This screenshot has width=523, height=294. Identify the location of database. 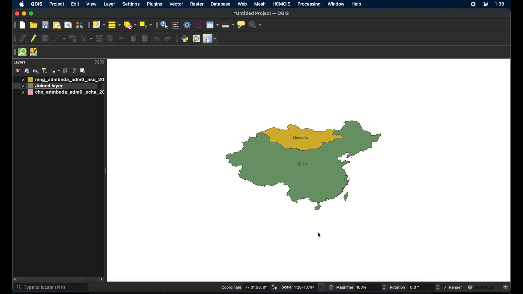
(221, 4).